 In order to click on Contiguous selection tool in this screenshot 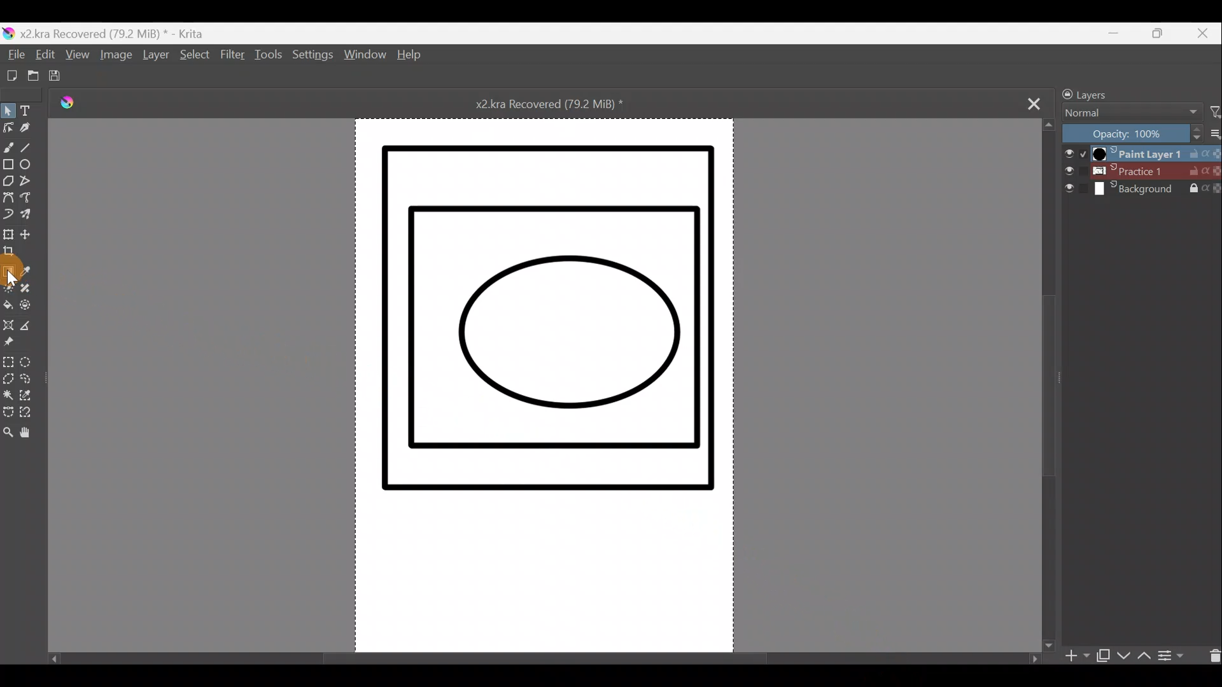, I will do `click(8, 396)`.